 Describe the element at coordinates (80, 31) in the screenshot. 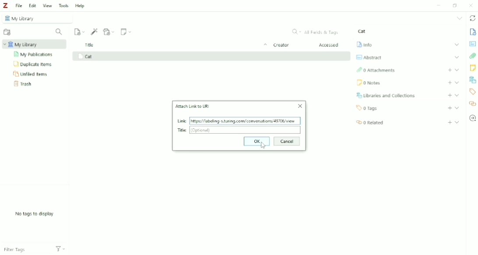

I see `New Item` at that location.